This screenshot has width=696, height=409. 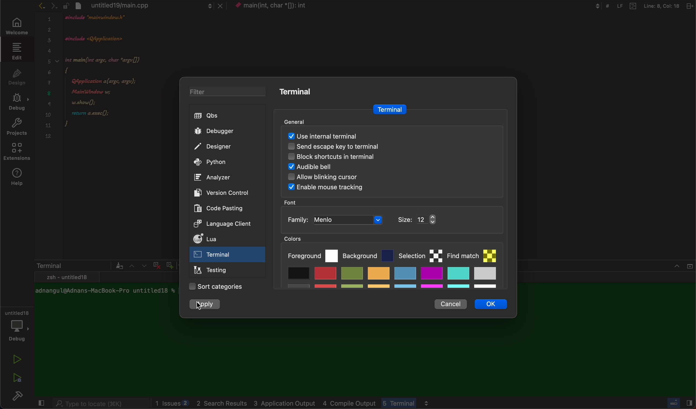 I want to click on filter, so click(x=223, y=92).